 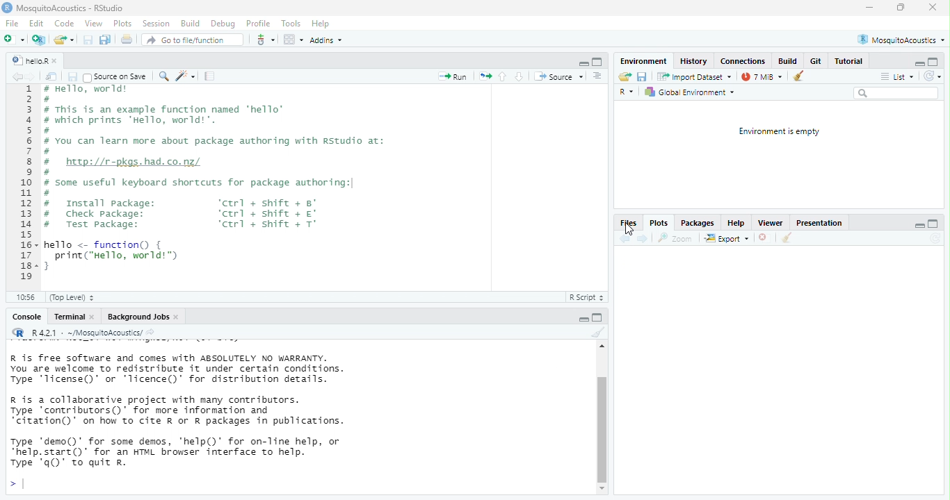 I want to click on Code, so click(x=63, y=24).